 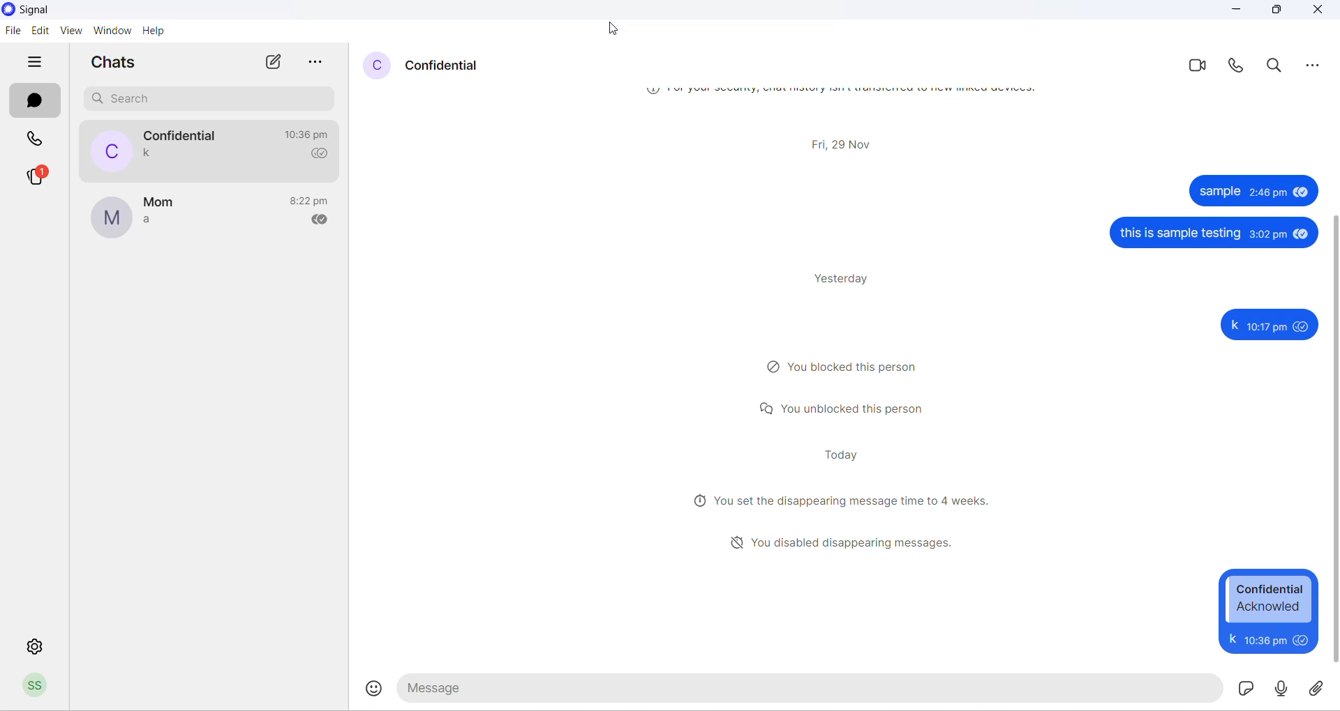 What do you see at coordinates (1317, 67) in the screenshot?
I see `more options` at bounding box center [1317, 67].